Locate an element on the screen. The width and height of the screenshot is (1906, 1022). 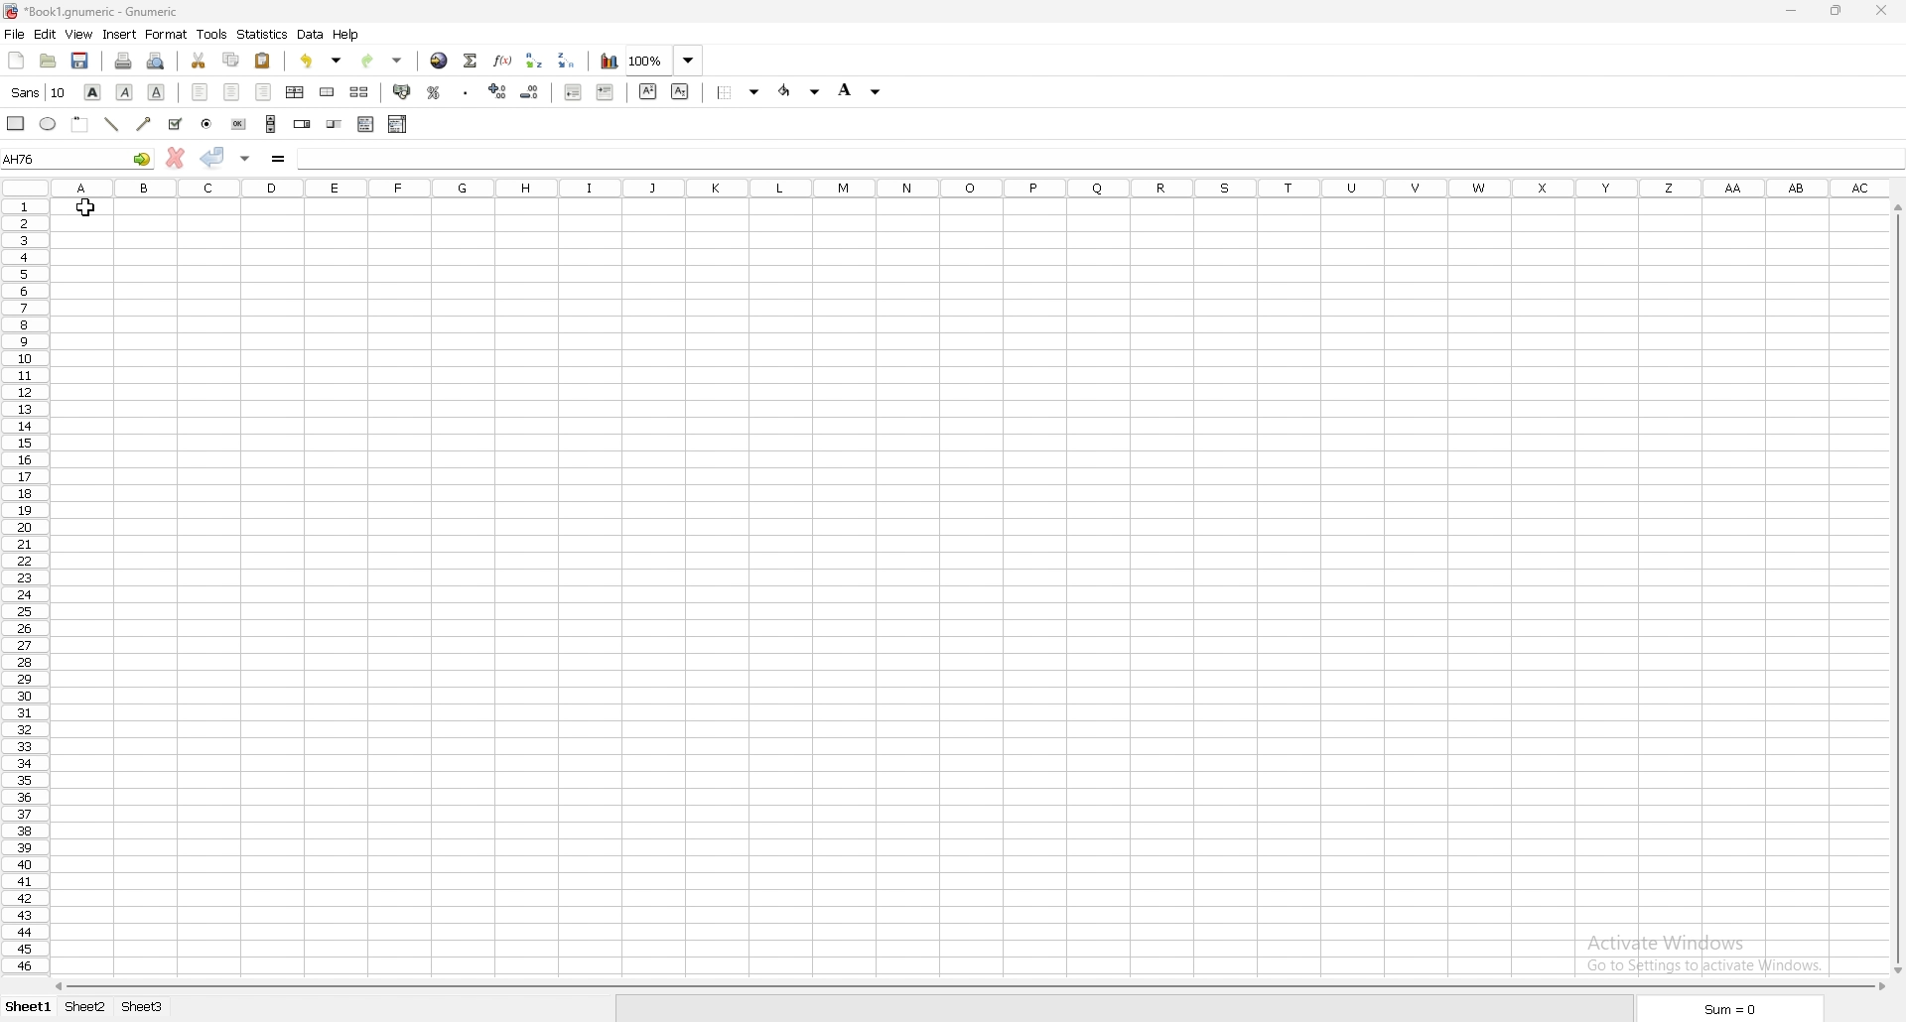
bold is located at coordinates (91, 92).